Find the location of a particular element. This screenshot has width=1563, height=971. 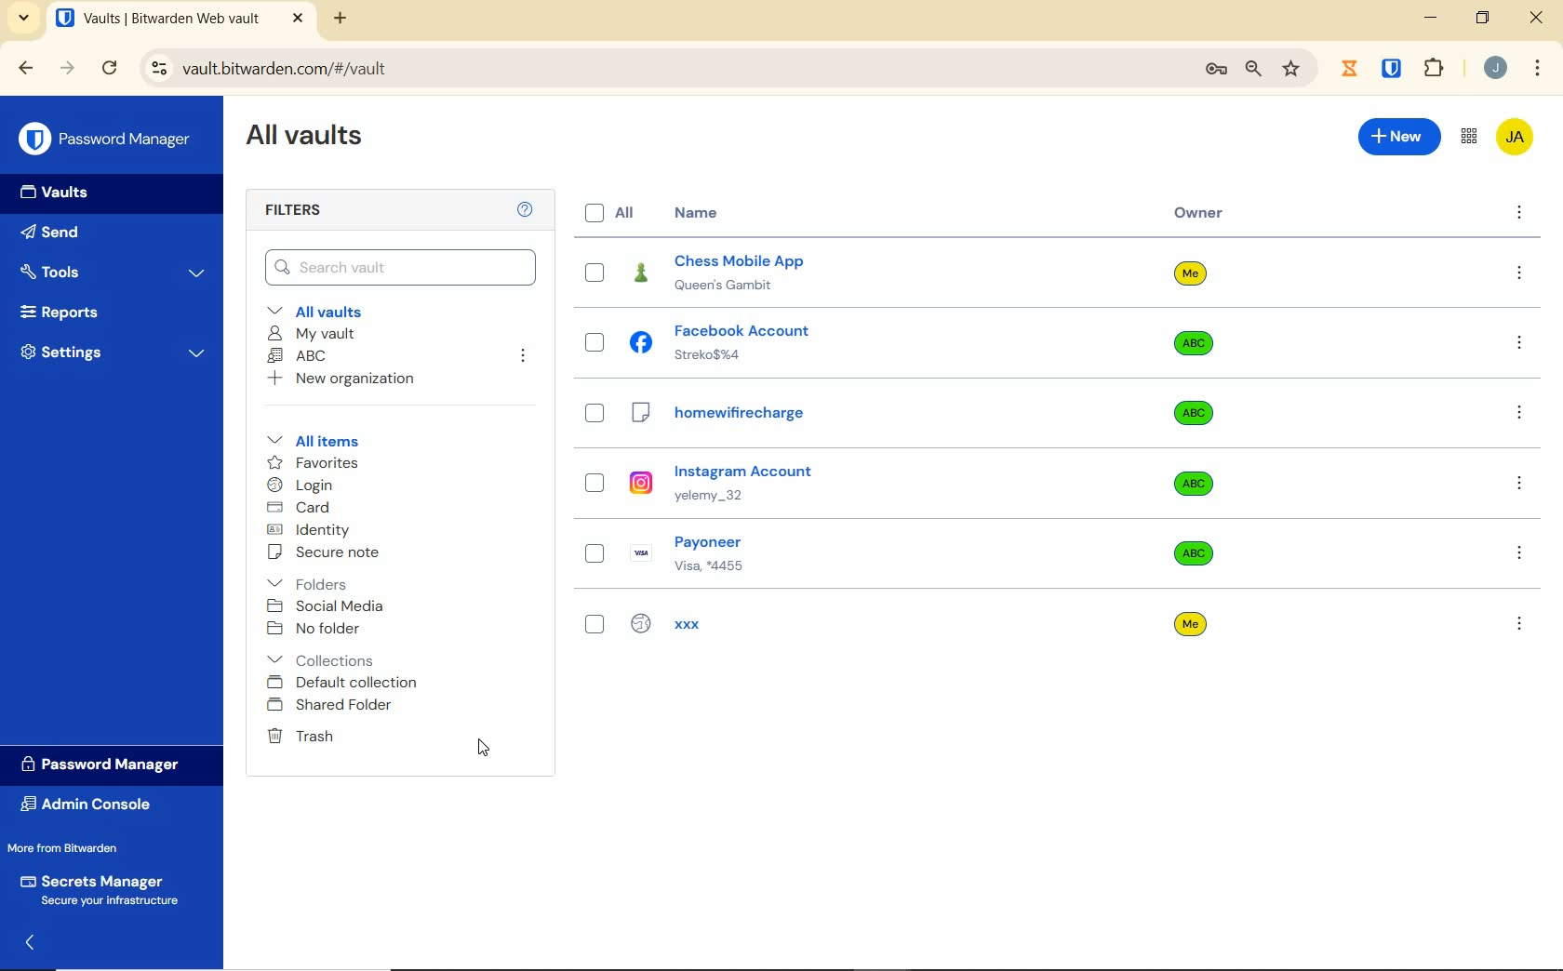

social media is located at coordinates (331, 606).